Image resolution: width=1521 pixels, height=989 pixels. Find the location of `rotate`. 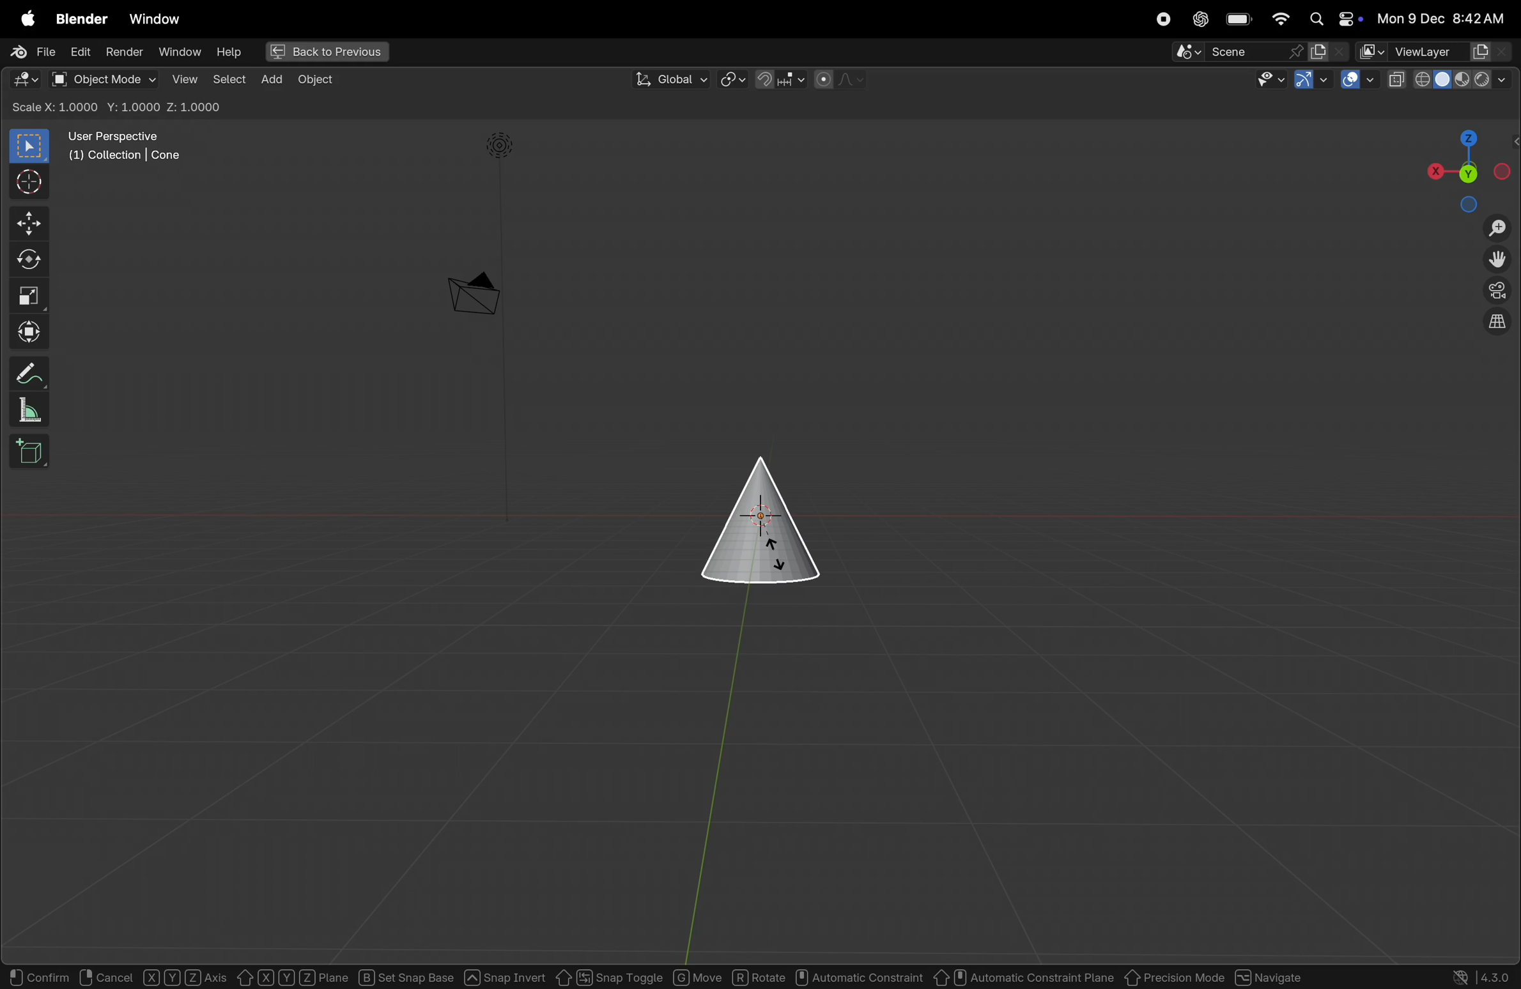

rotate is located at coordinates (27, 260).